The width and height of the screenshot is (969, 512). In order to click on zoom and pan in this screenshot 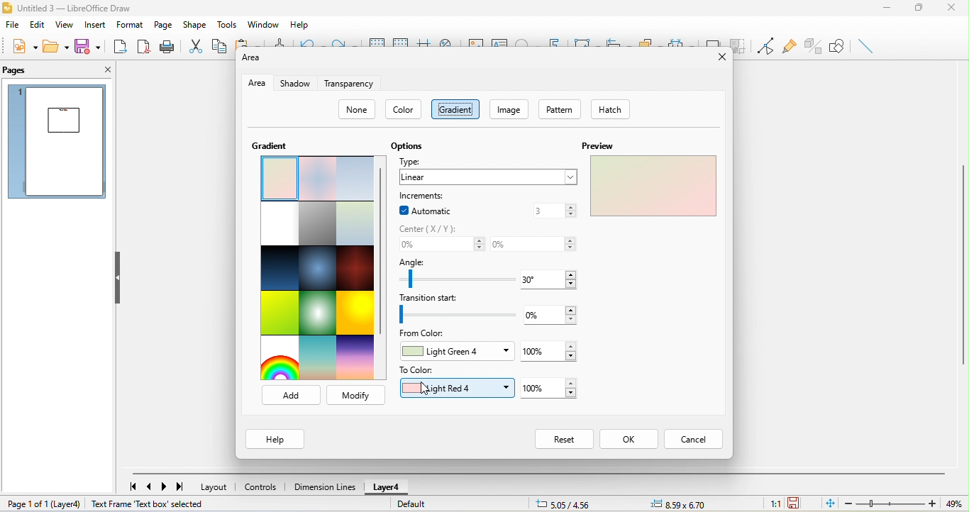, I will do `click(448, 41)`.